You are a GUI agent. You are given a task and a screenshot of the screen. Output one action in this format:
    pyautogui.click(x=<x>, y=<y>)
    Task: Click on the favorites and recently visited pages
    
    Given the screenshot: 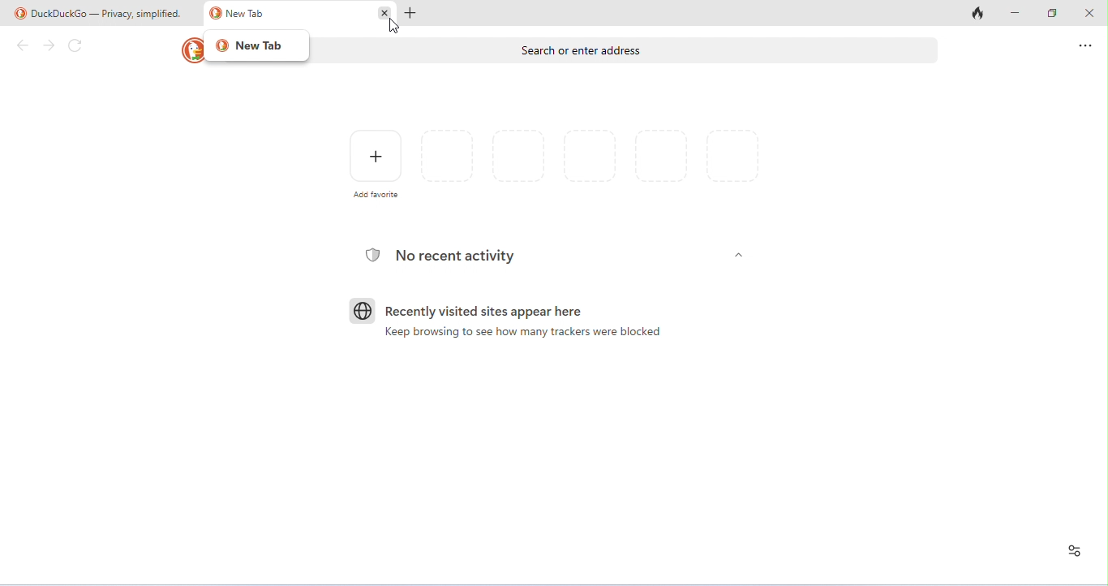 What is the action you would take?
    pyautogui.click(x=520, y=154)
    